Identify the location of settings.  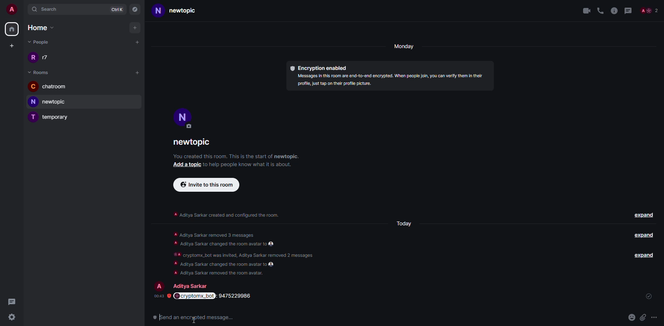
(11, 317).